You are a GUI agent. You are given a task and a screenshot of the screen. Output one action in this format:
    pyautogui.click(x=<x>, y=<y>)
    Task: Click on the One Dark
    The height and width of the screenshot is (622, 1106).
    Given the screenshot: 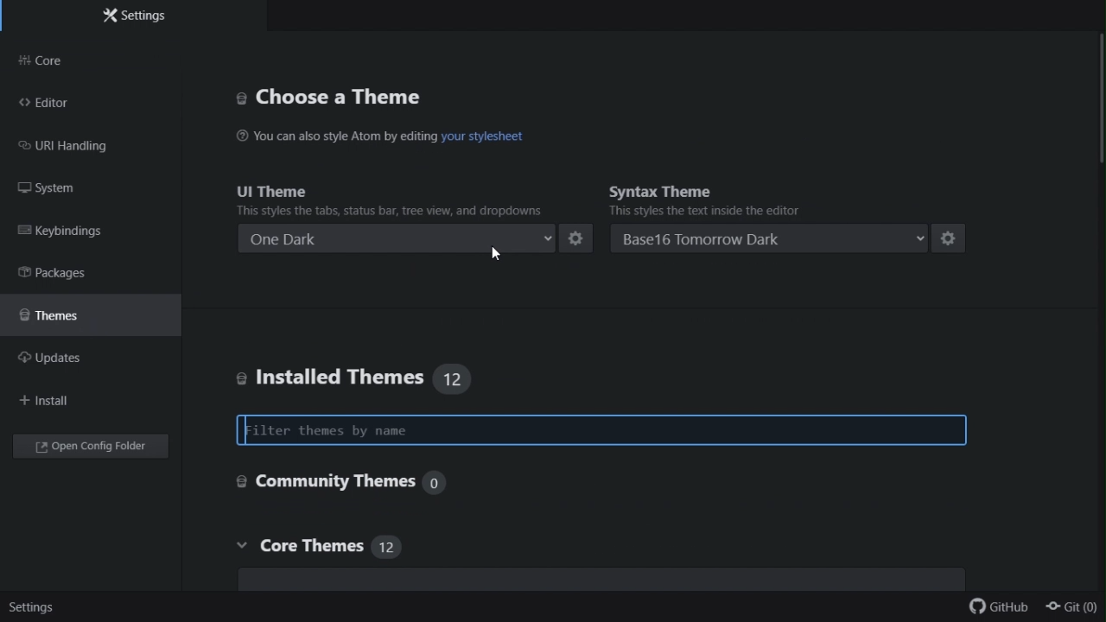 What is the action you would take?
    pyautogui.click(x=398, y=238)
    